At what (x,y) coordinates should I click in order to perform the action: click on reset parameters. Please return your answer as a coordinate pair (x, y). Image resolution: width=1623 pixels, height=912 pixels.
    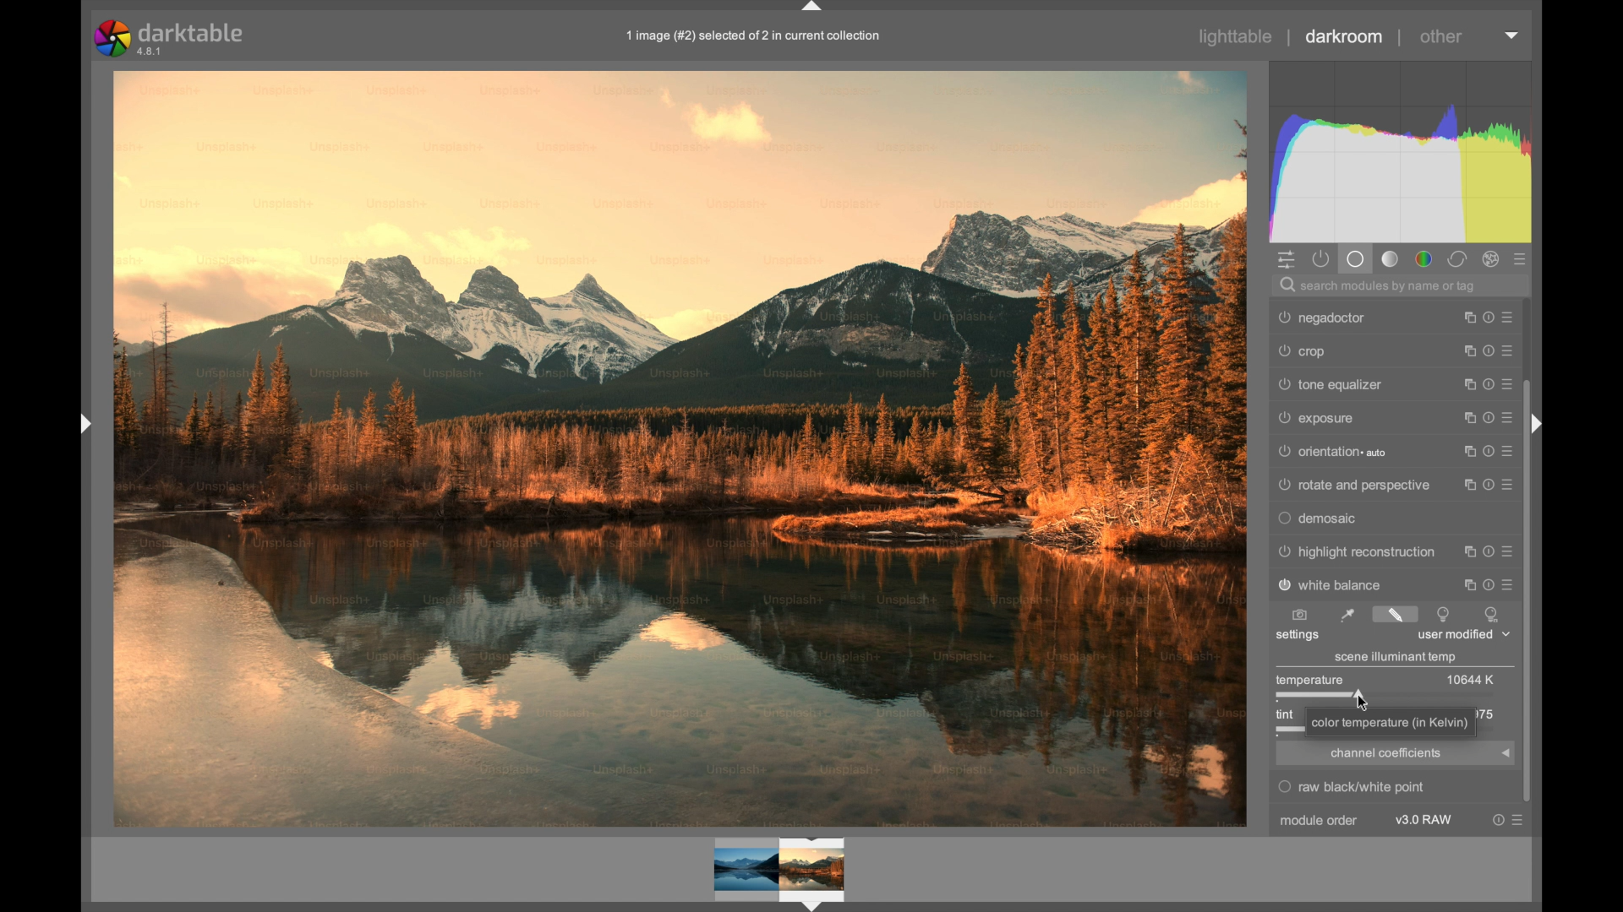
    Looking at the image, I should click on (1487, 514).